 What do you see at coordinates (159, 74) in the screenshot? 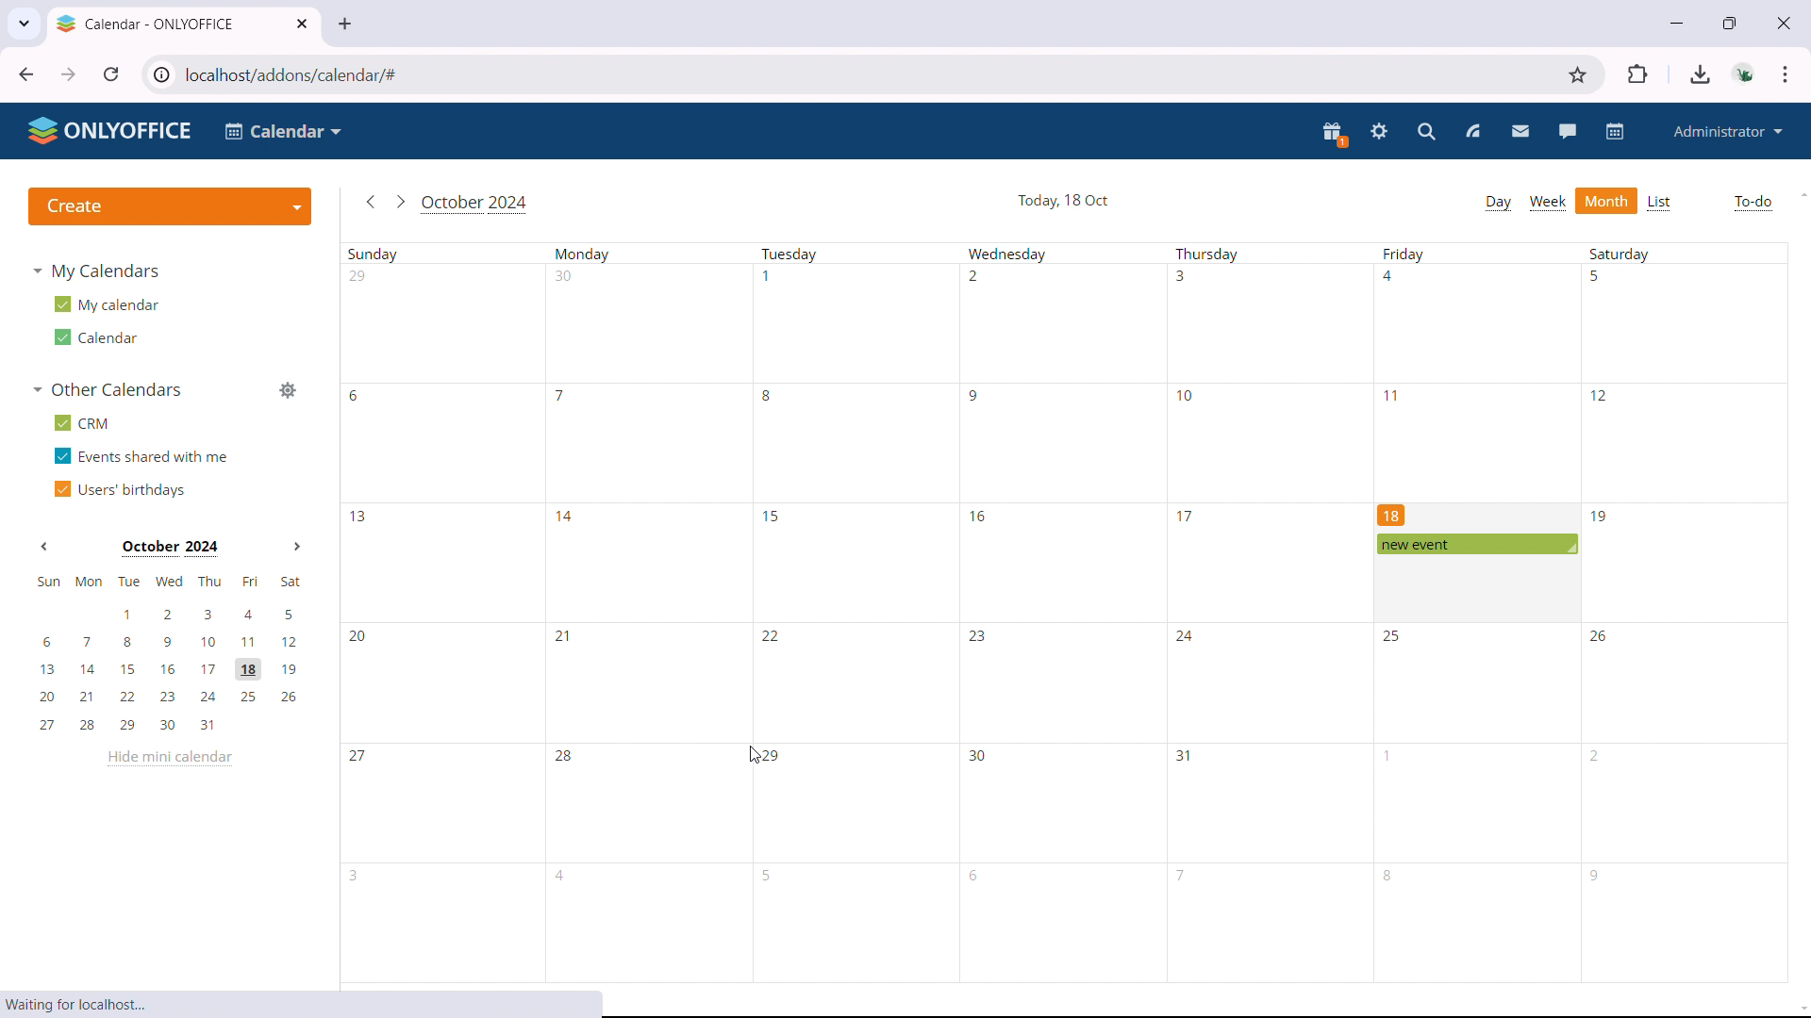
I see `view site information` at bounding box center [159, 74].